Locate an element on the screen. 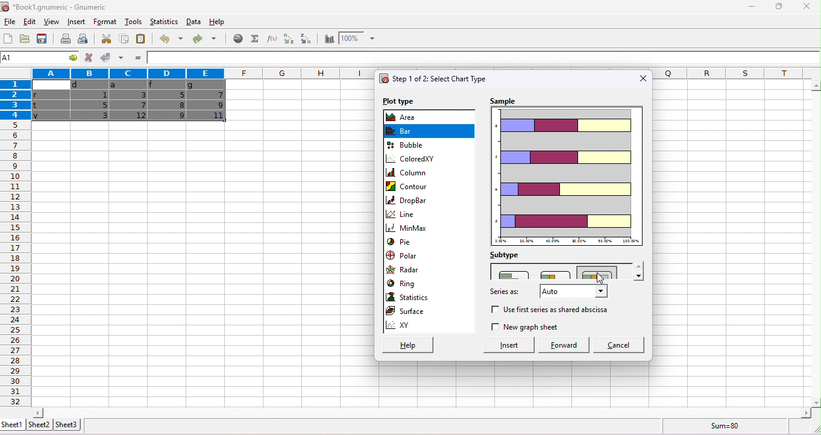 The height and width of the screenshot is (435, 821). undo is located at coordinates (170, 38).